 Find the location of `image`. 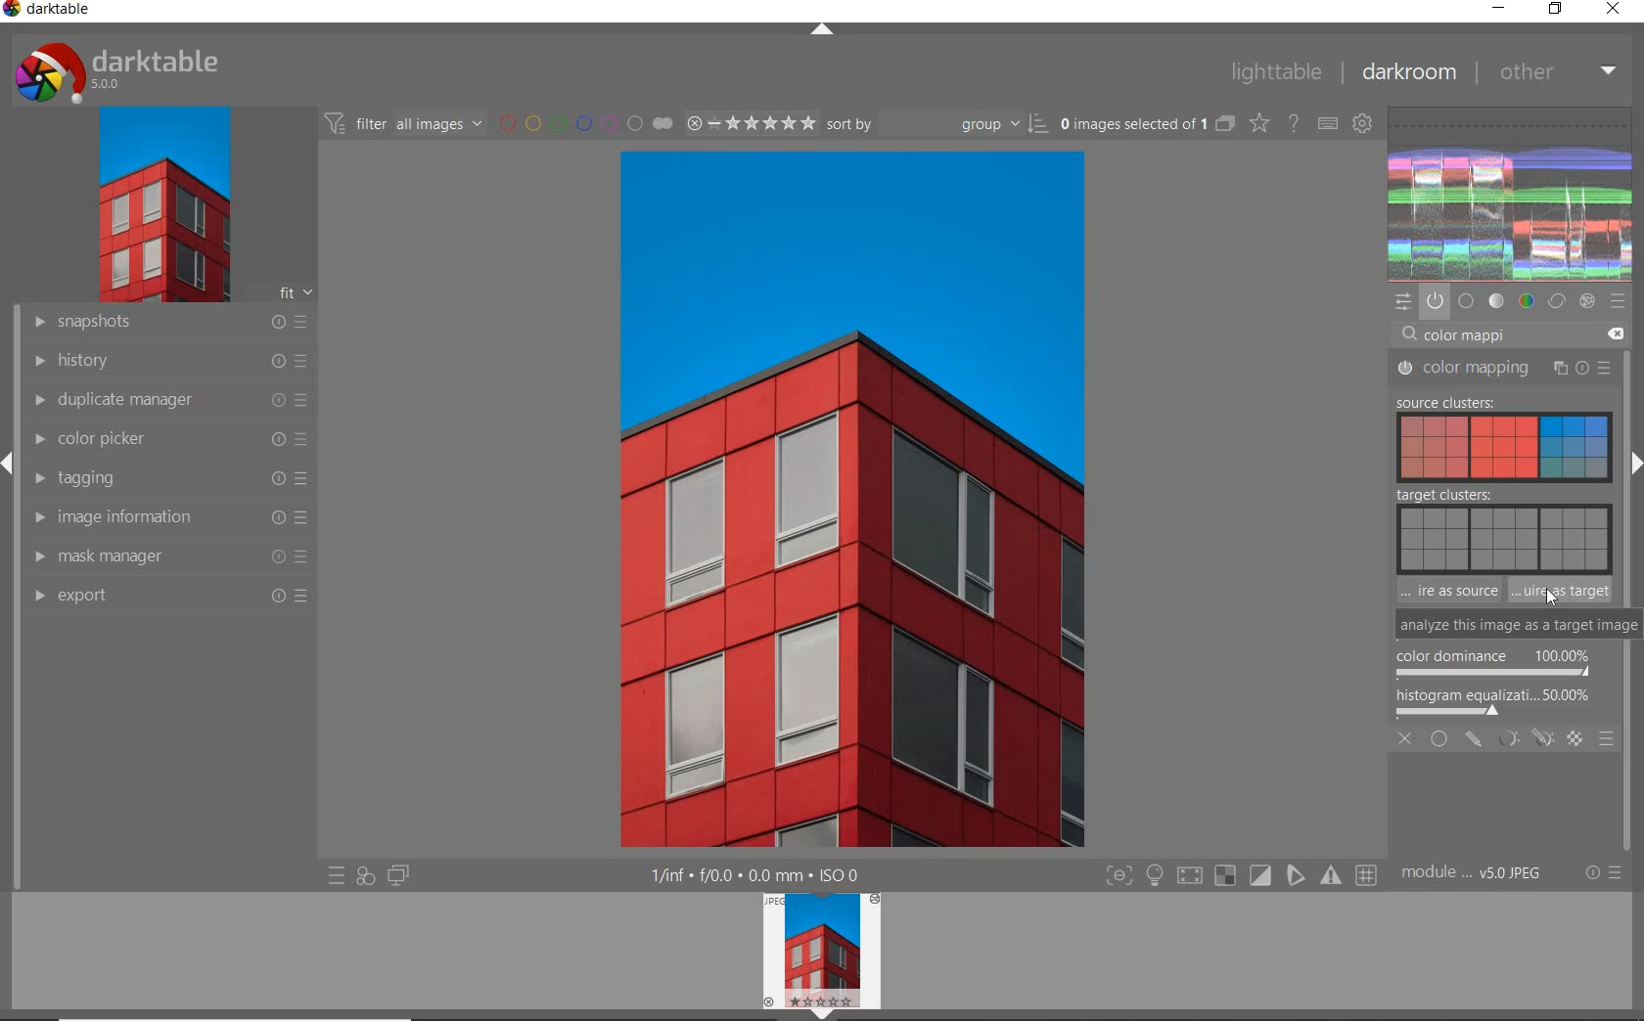

image is located at coordinates (160, 204).